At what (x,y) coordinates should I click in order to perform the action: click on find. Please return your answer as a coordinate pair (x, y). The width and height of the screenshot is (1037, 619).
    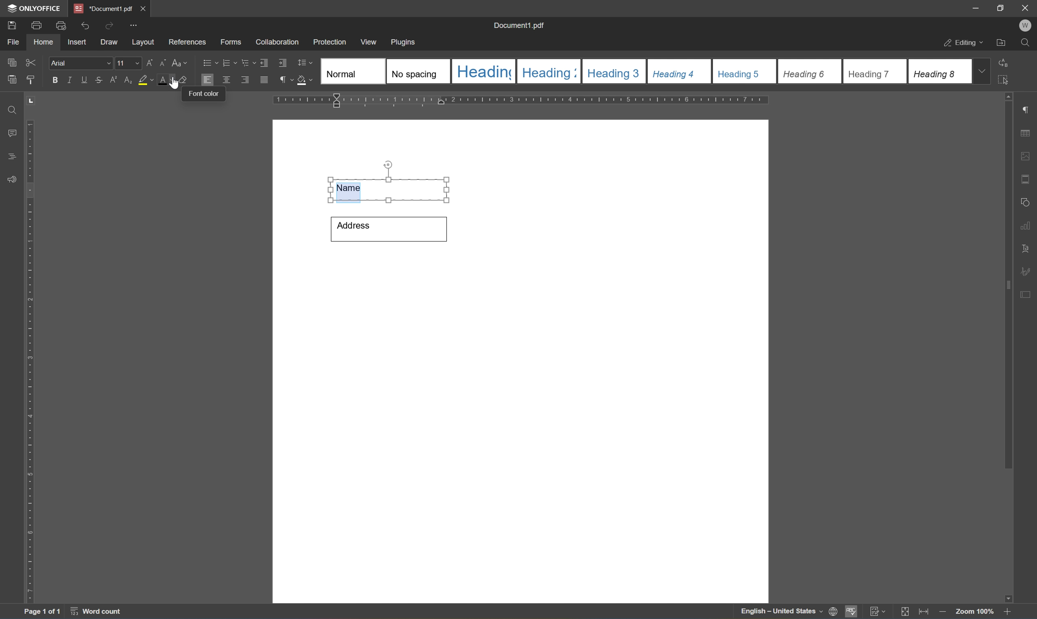
    Looking at the image, I should click on (9, 108).